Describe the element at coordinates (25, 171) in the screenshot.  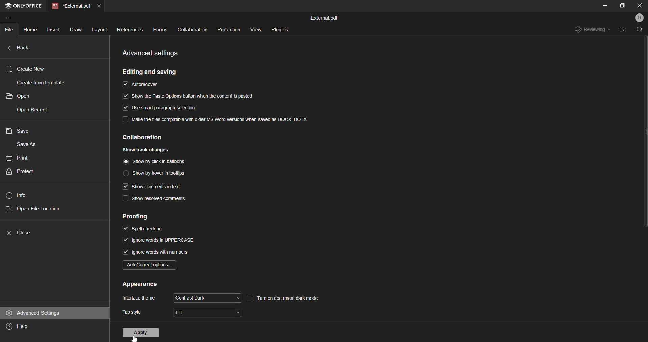
I see `protect` at that location.